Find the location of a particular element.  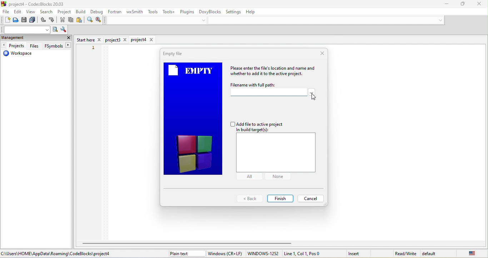

icon is located at coordinates (4, 4).